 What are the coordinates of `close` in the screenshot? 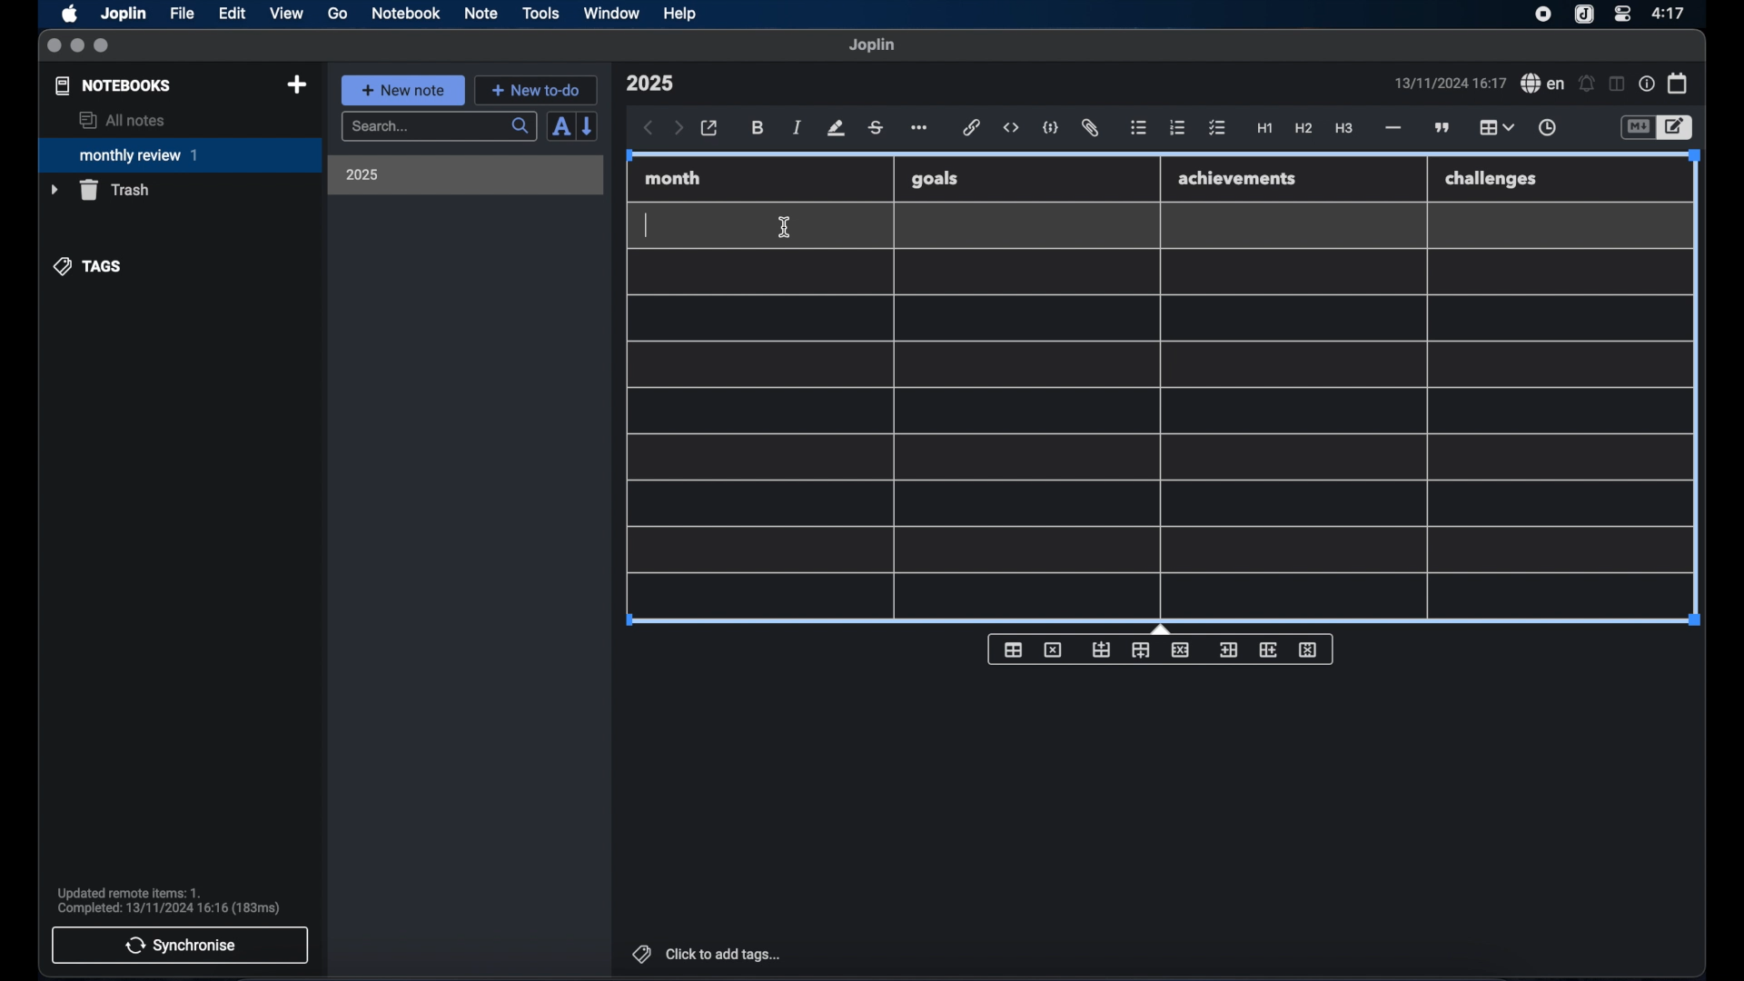 It's located at (54, 46).